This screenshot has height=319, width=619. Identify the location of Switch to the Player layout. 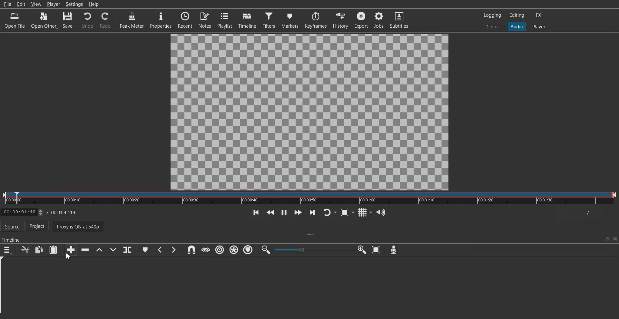
(539, 26).